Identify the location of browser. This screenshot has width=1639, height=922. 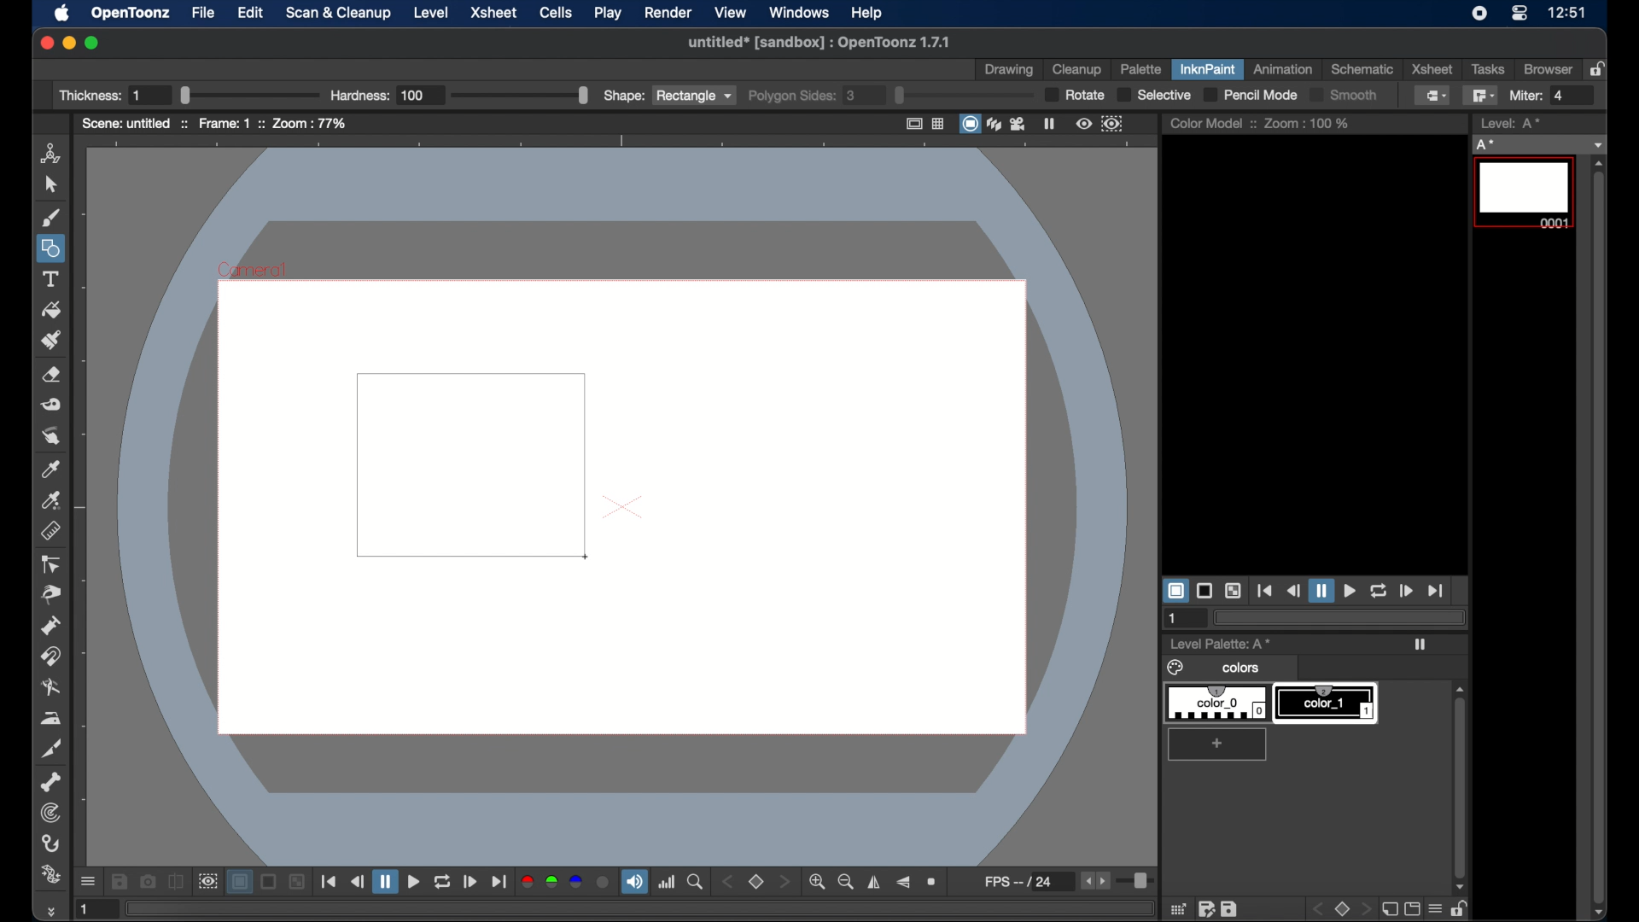
(1549, 68).